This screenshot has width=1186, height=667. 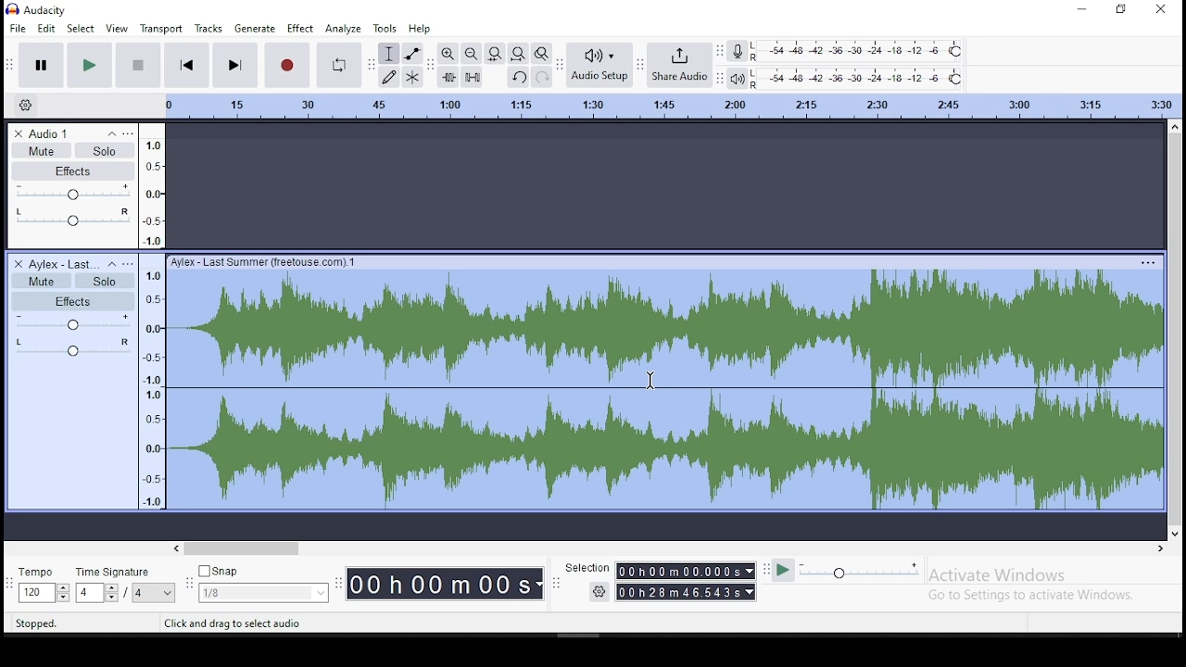 What do you see at coordinates (77, 171) in the screenshot?
I see `effects` at bounding box center [77, 171].